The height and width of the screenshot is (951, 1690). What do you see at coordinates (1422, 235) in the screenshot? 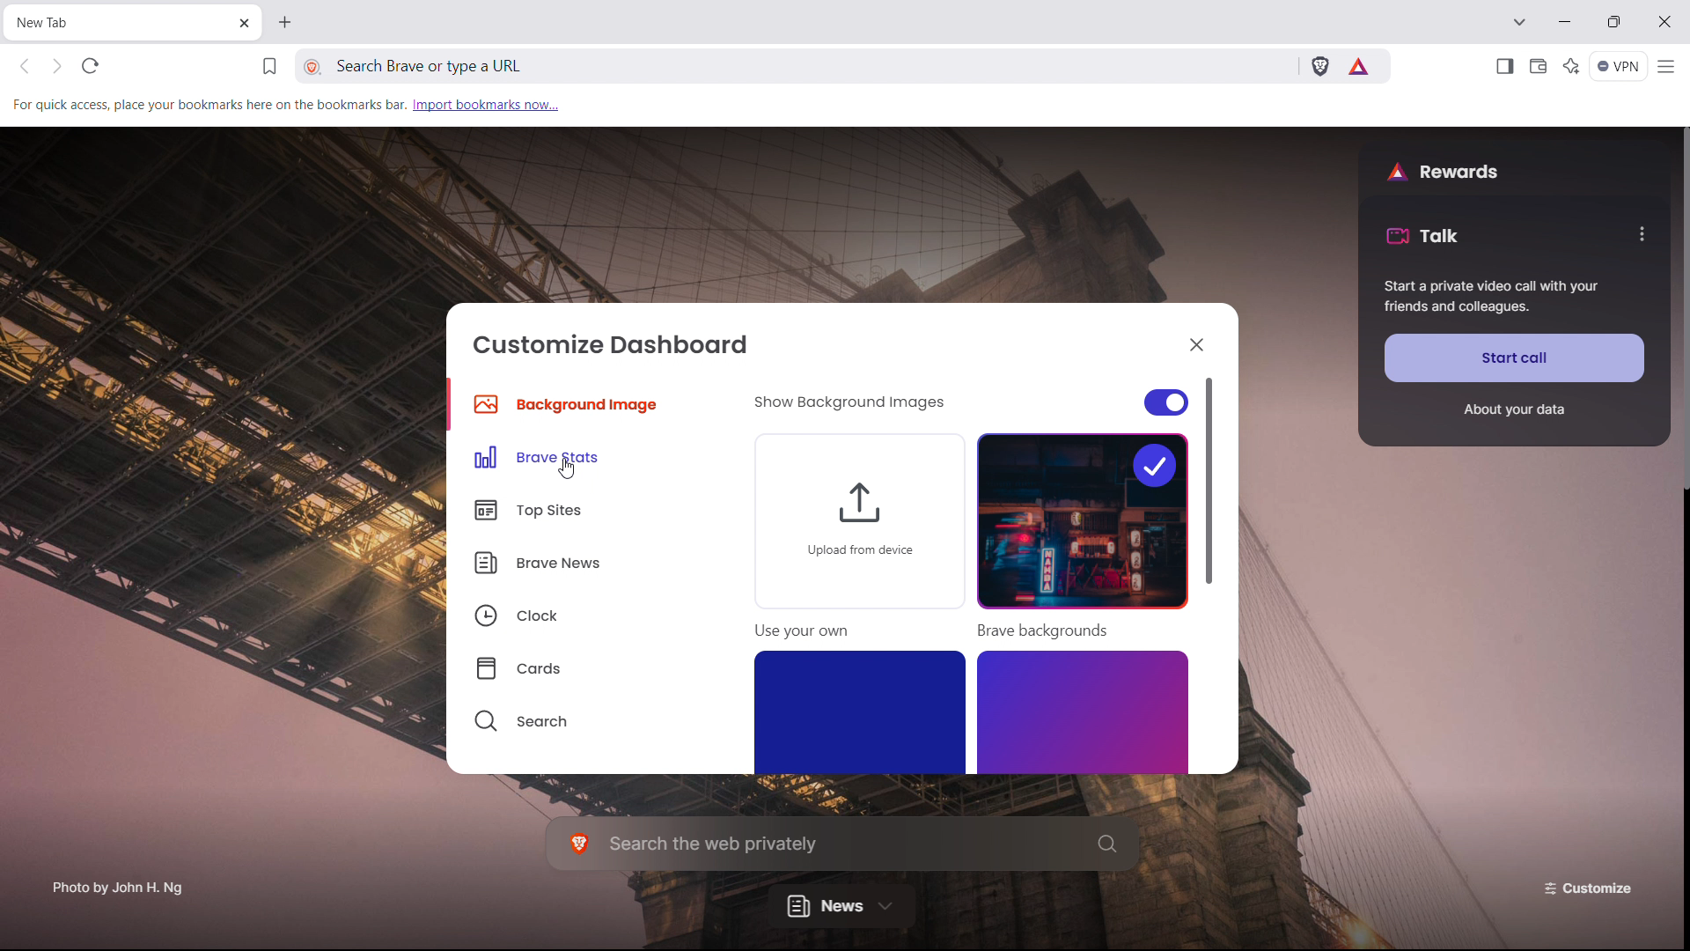
I see `talk` at bounding box center [1422, 235].